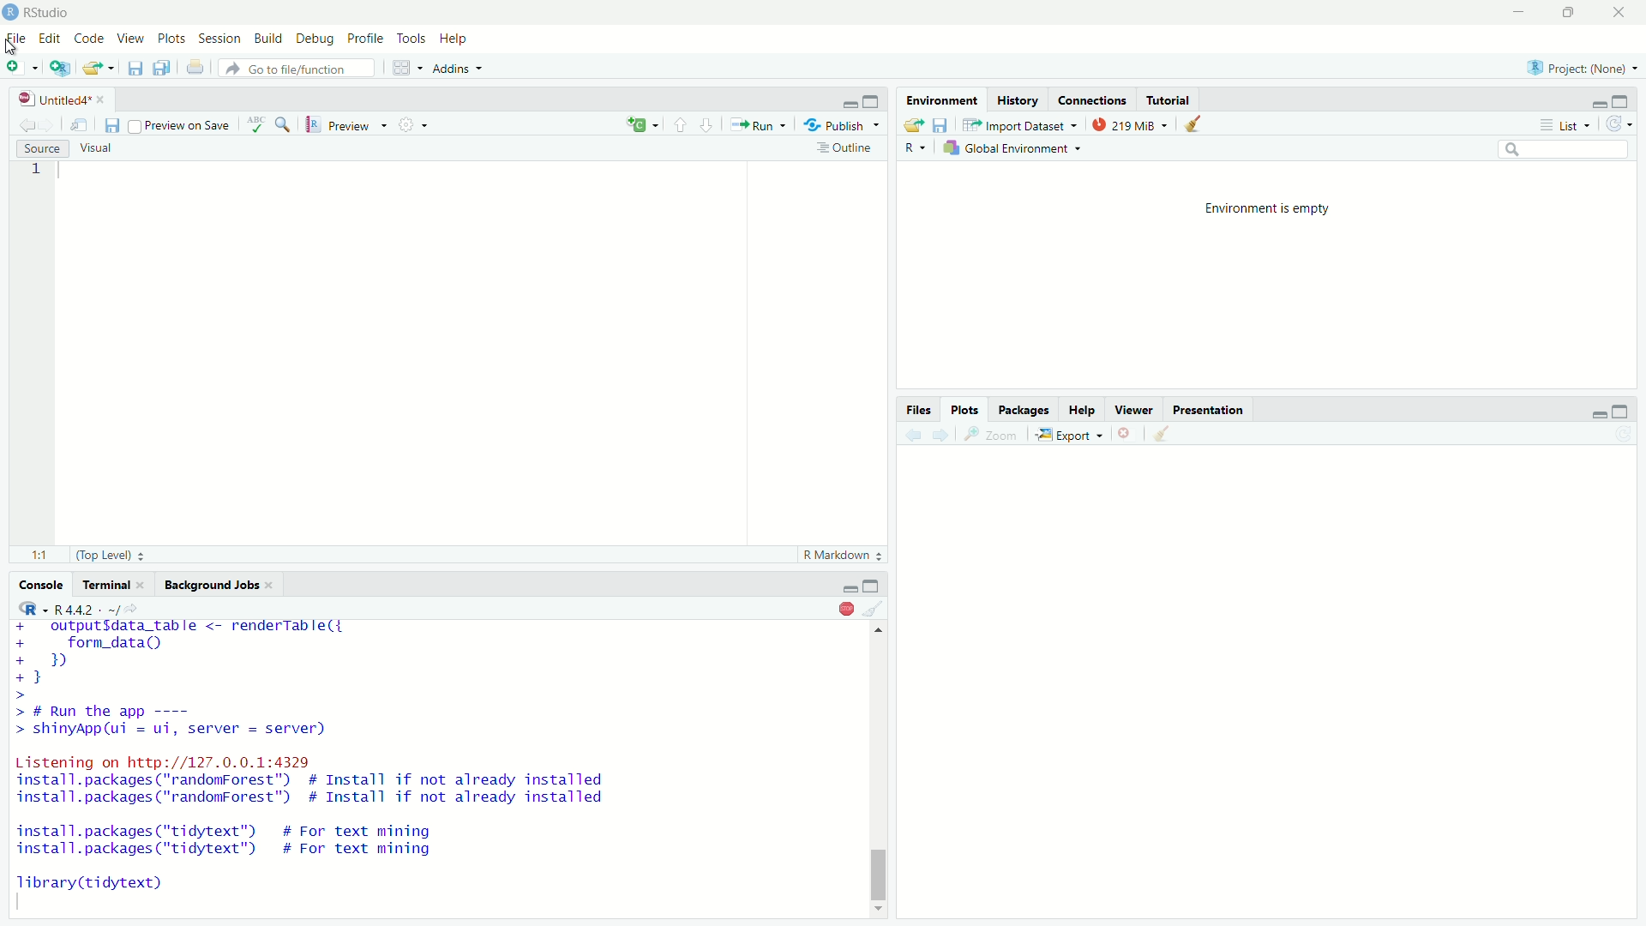 This screenshot has height=926, width=1646. What do you see at coordinates (1617, 13) in the screenshot?
I see `Close` at bounding box center [1617, 13].